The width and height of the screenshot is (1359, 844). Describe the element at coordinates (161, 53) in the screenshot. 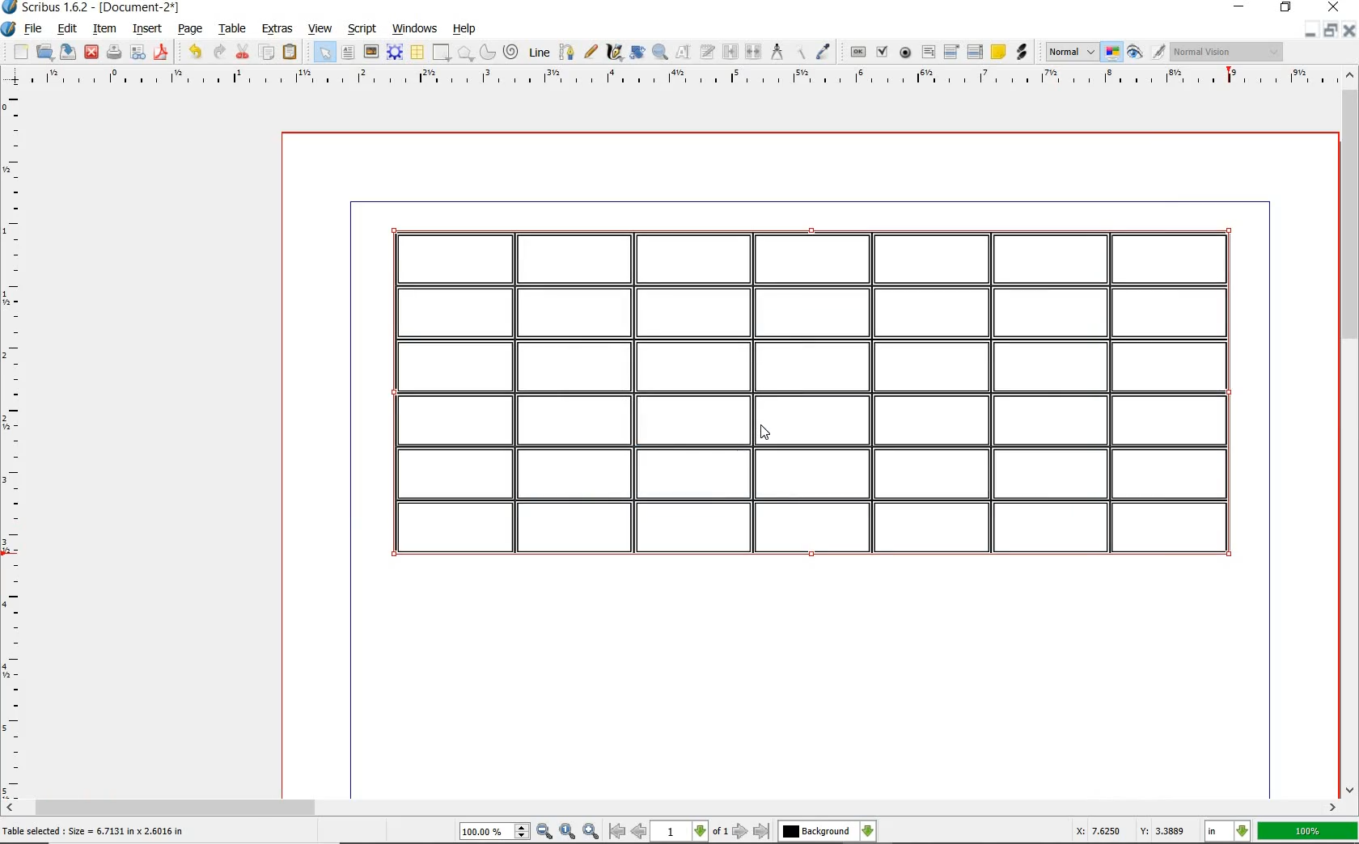

I see `safe as pdf` at that location.